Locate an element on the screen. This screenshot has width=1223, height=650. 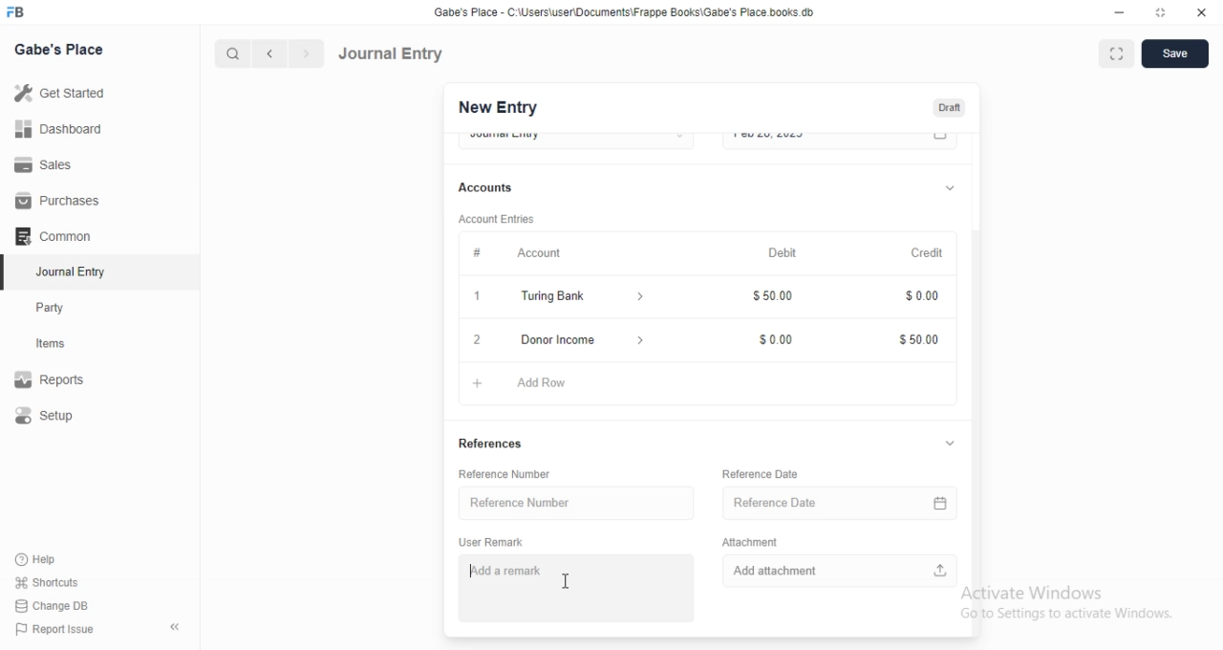
Reference Date is located at coordinates (761, 473).